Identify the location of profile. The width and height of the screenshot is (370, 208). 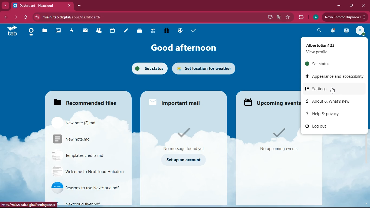
(314, 17).